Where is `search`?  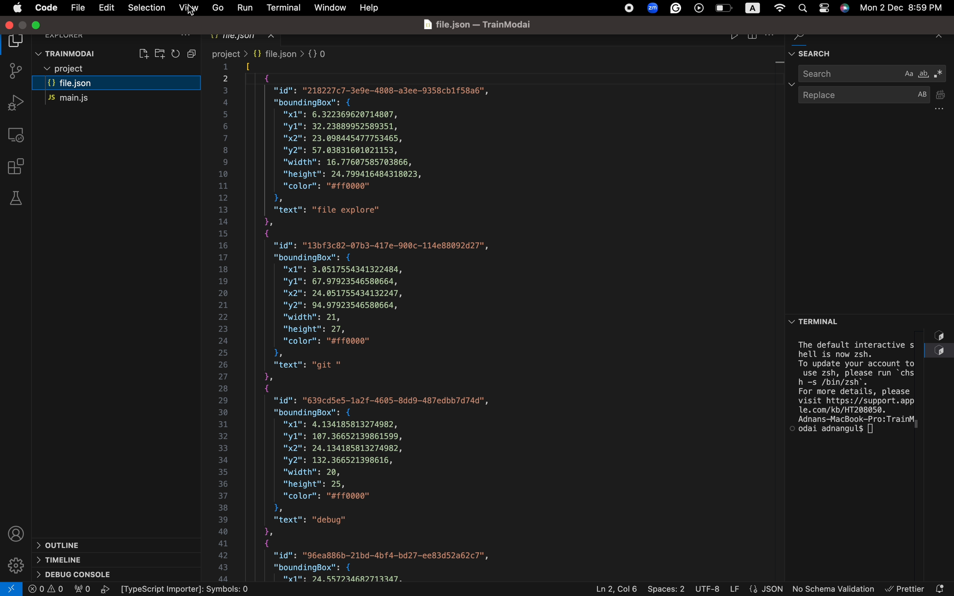 search is located at coordinates (873, 74).